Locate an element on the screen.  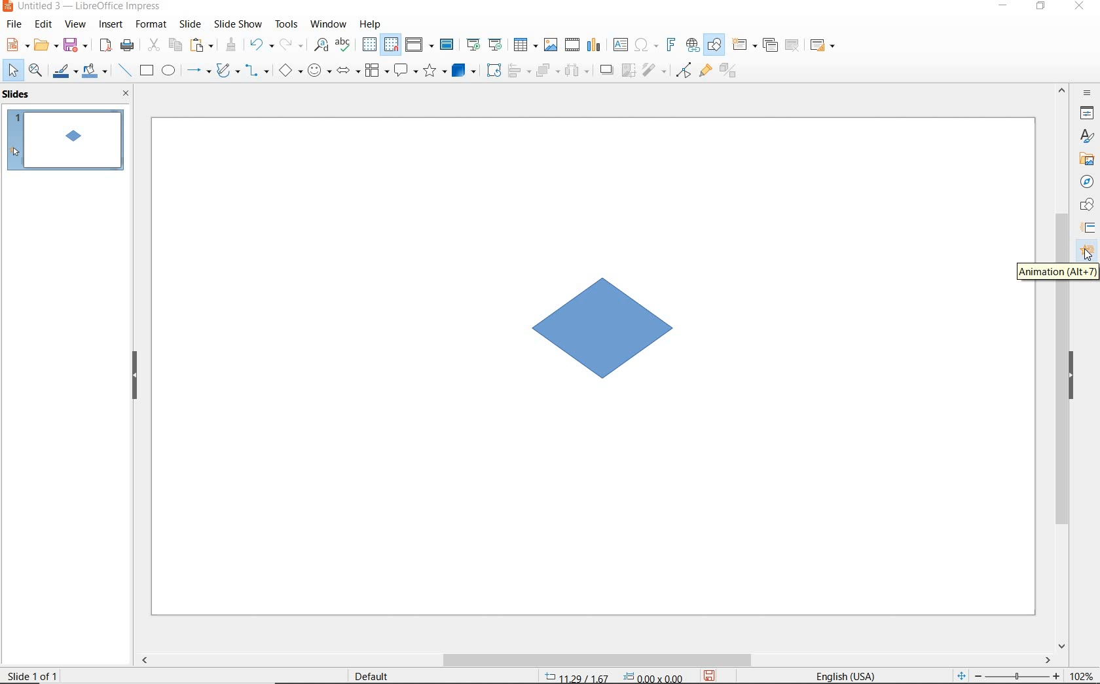
find and replace is located at coordinates (321, 45).